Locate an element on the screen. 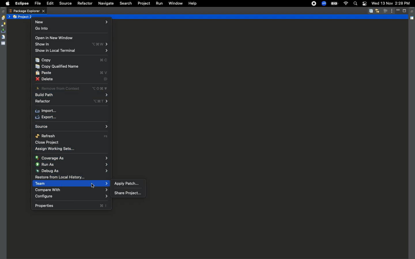 The height and width of the screenshot is (259, 415). Properties is located at coordinates (71, 205).